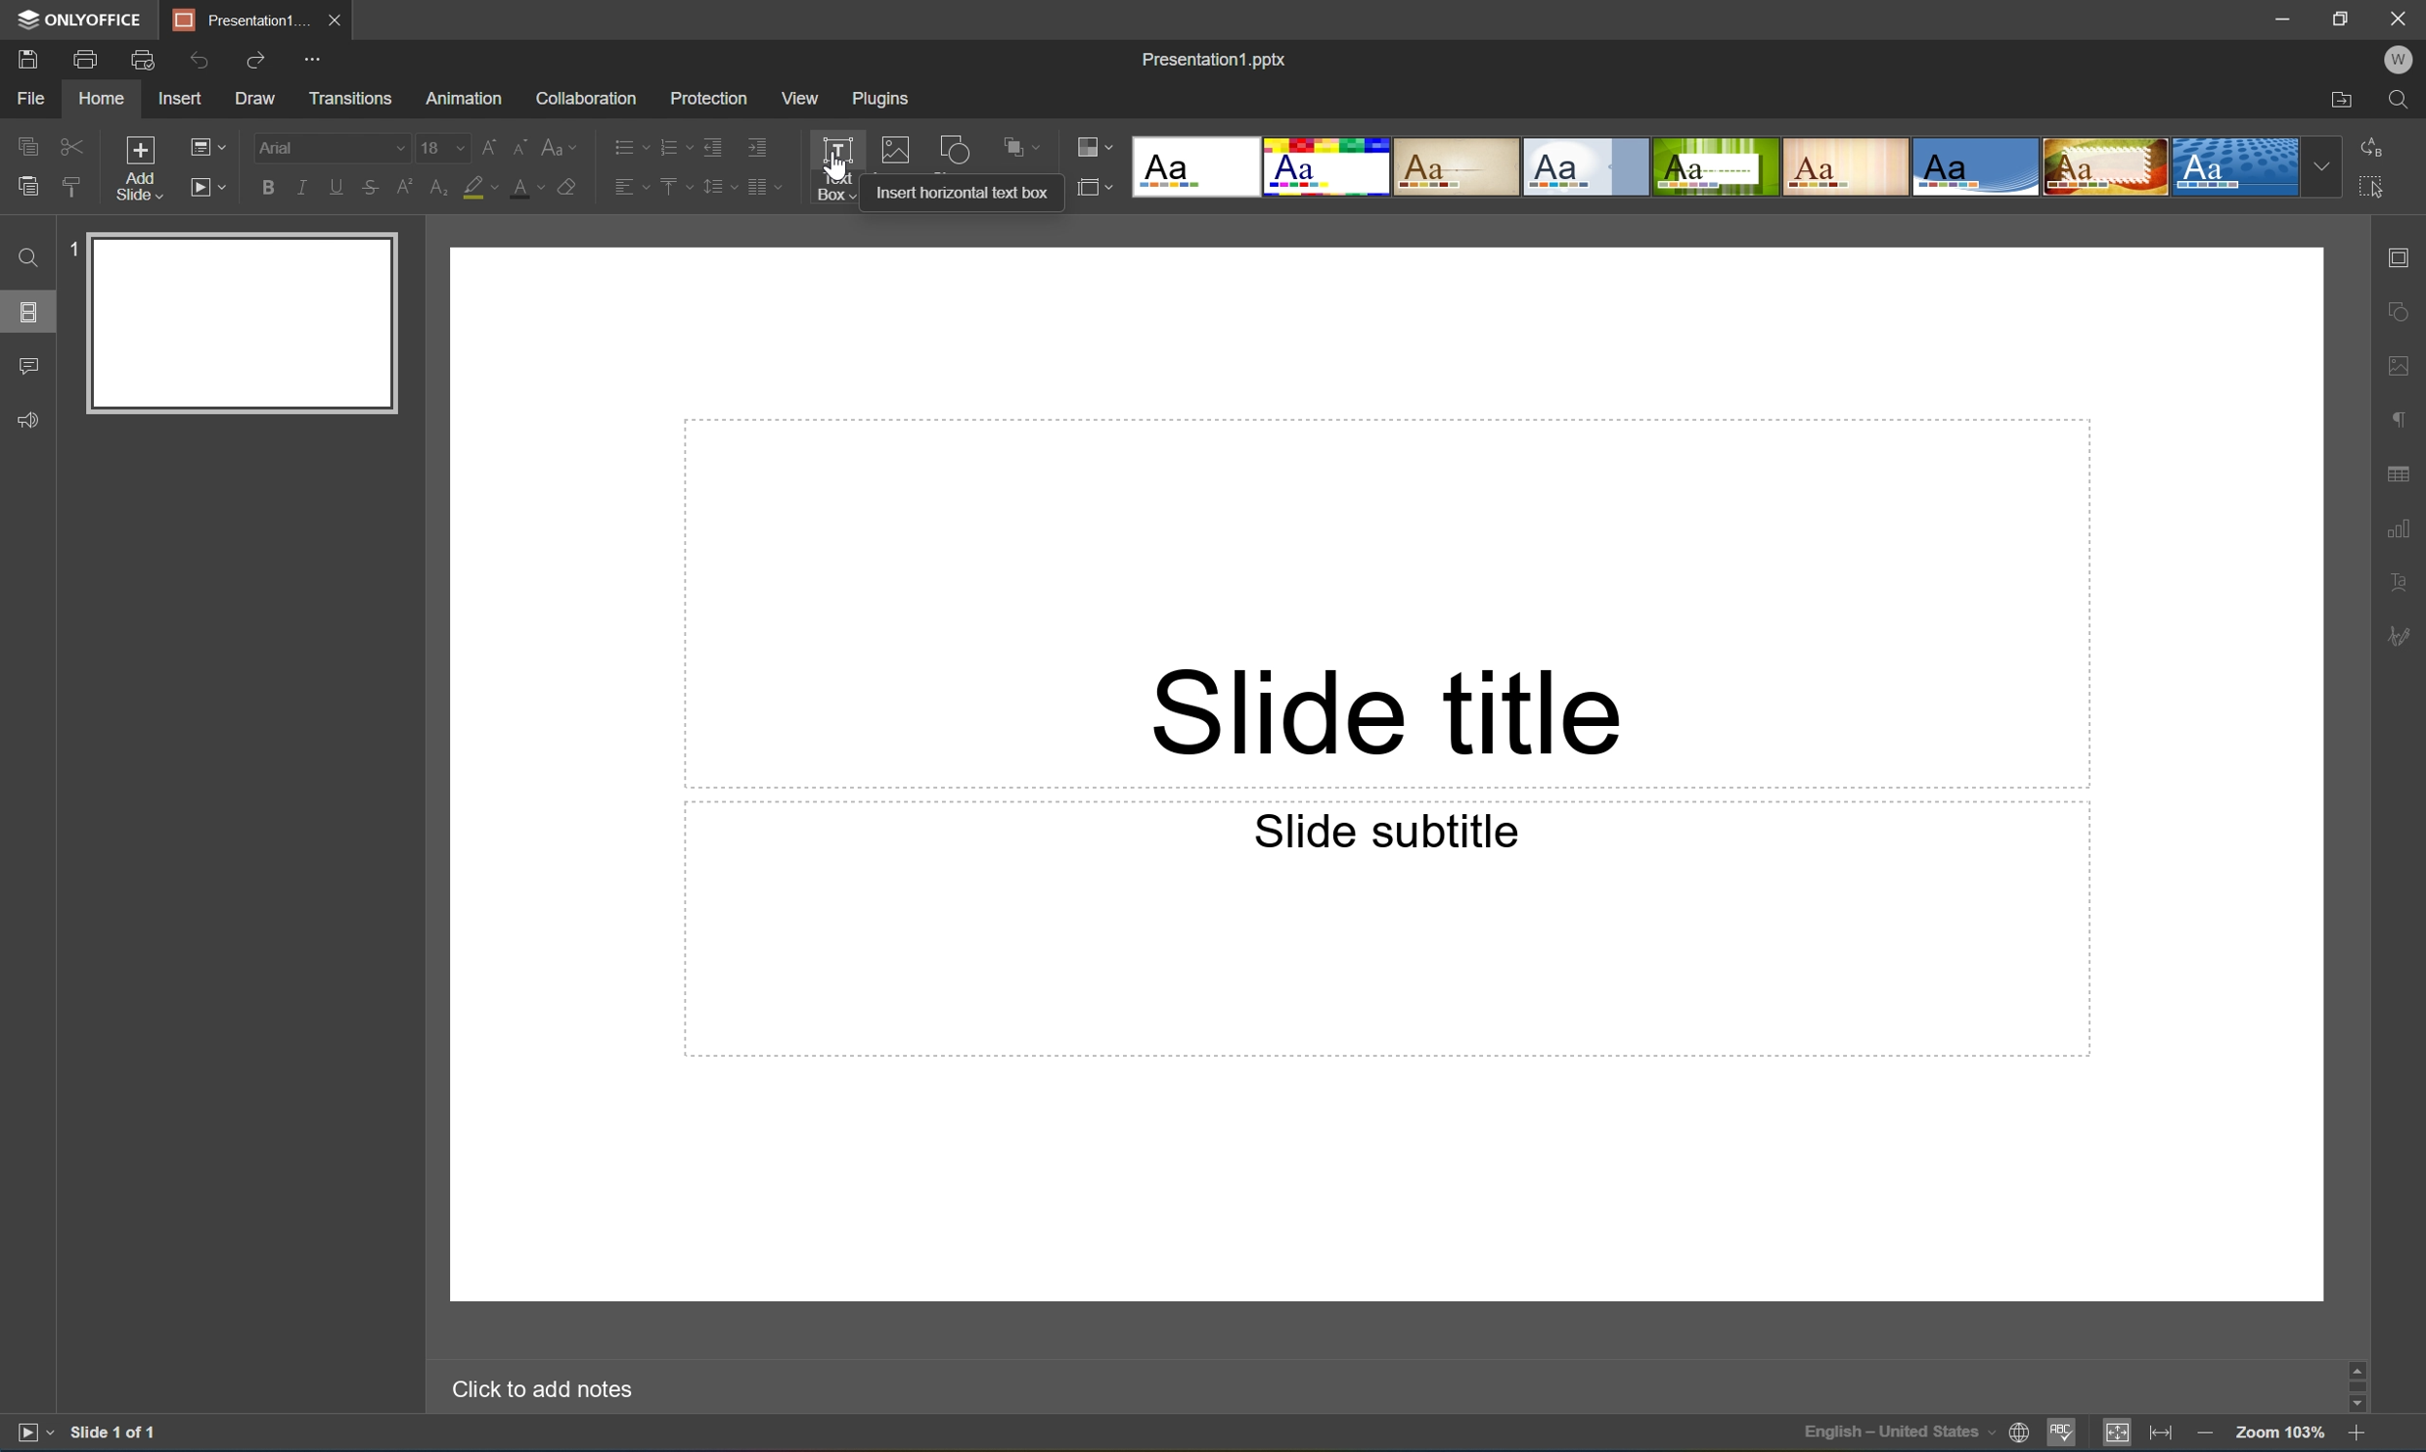 This screenshot has height=1452, width=2426. Describe the element at coordinates (1384, 712) in the screenshot. I see `Slide title` at that location.